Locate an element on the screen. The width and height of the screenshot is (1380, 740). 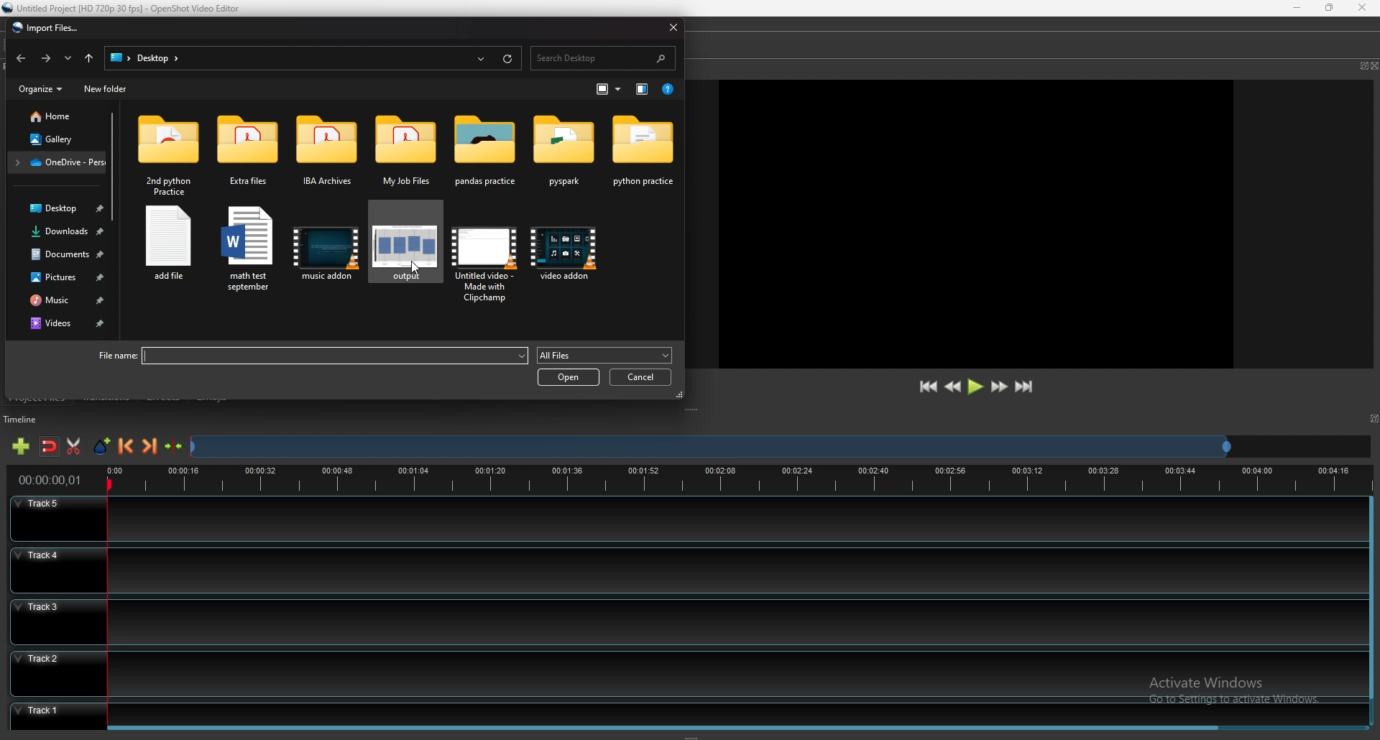
scroll bar is located at coordinates (1371, 612).